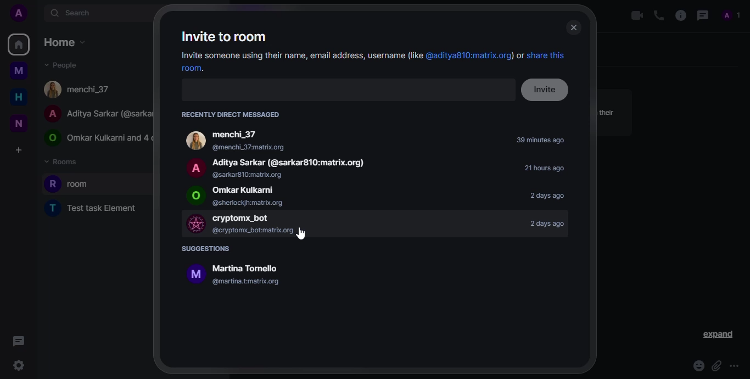 This screenshot has width=750, height=379. I want to click on quick settings, so click(19, 365).